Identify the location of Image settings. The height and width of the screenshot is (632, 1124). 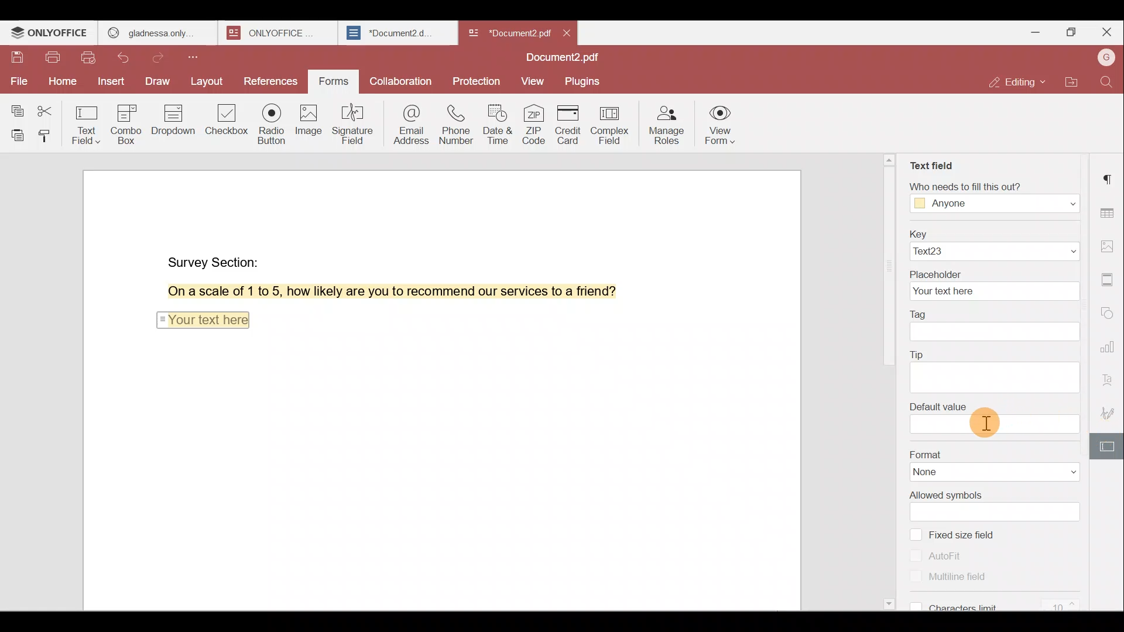
(1111, 248).